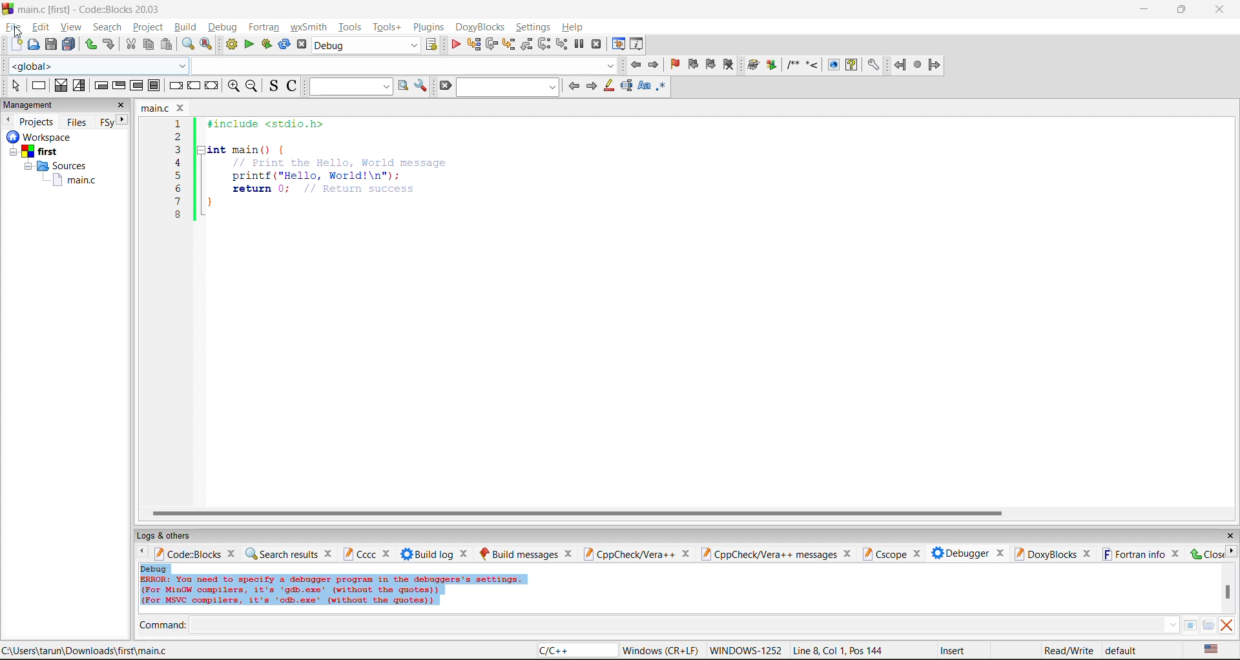 This screenshot has width=1240, height=660. I want to click on jump forward, so click(655, 64).